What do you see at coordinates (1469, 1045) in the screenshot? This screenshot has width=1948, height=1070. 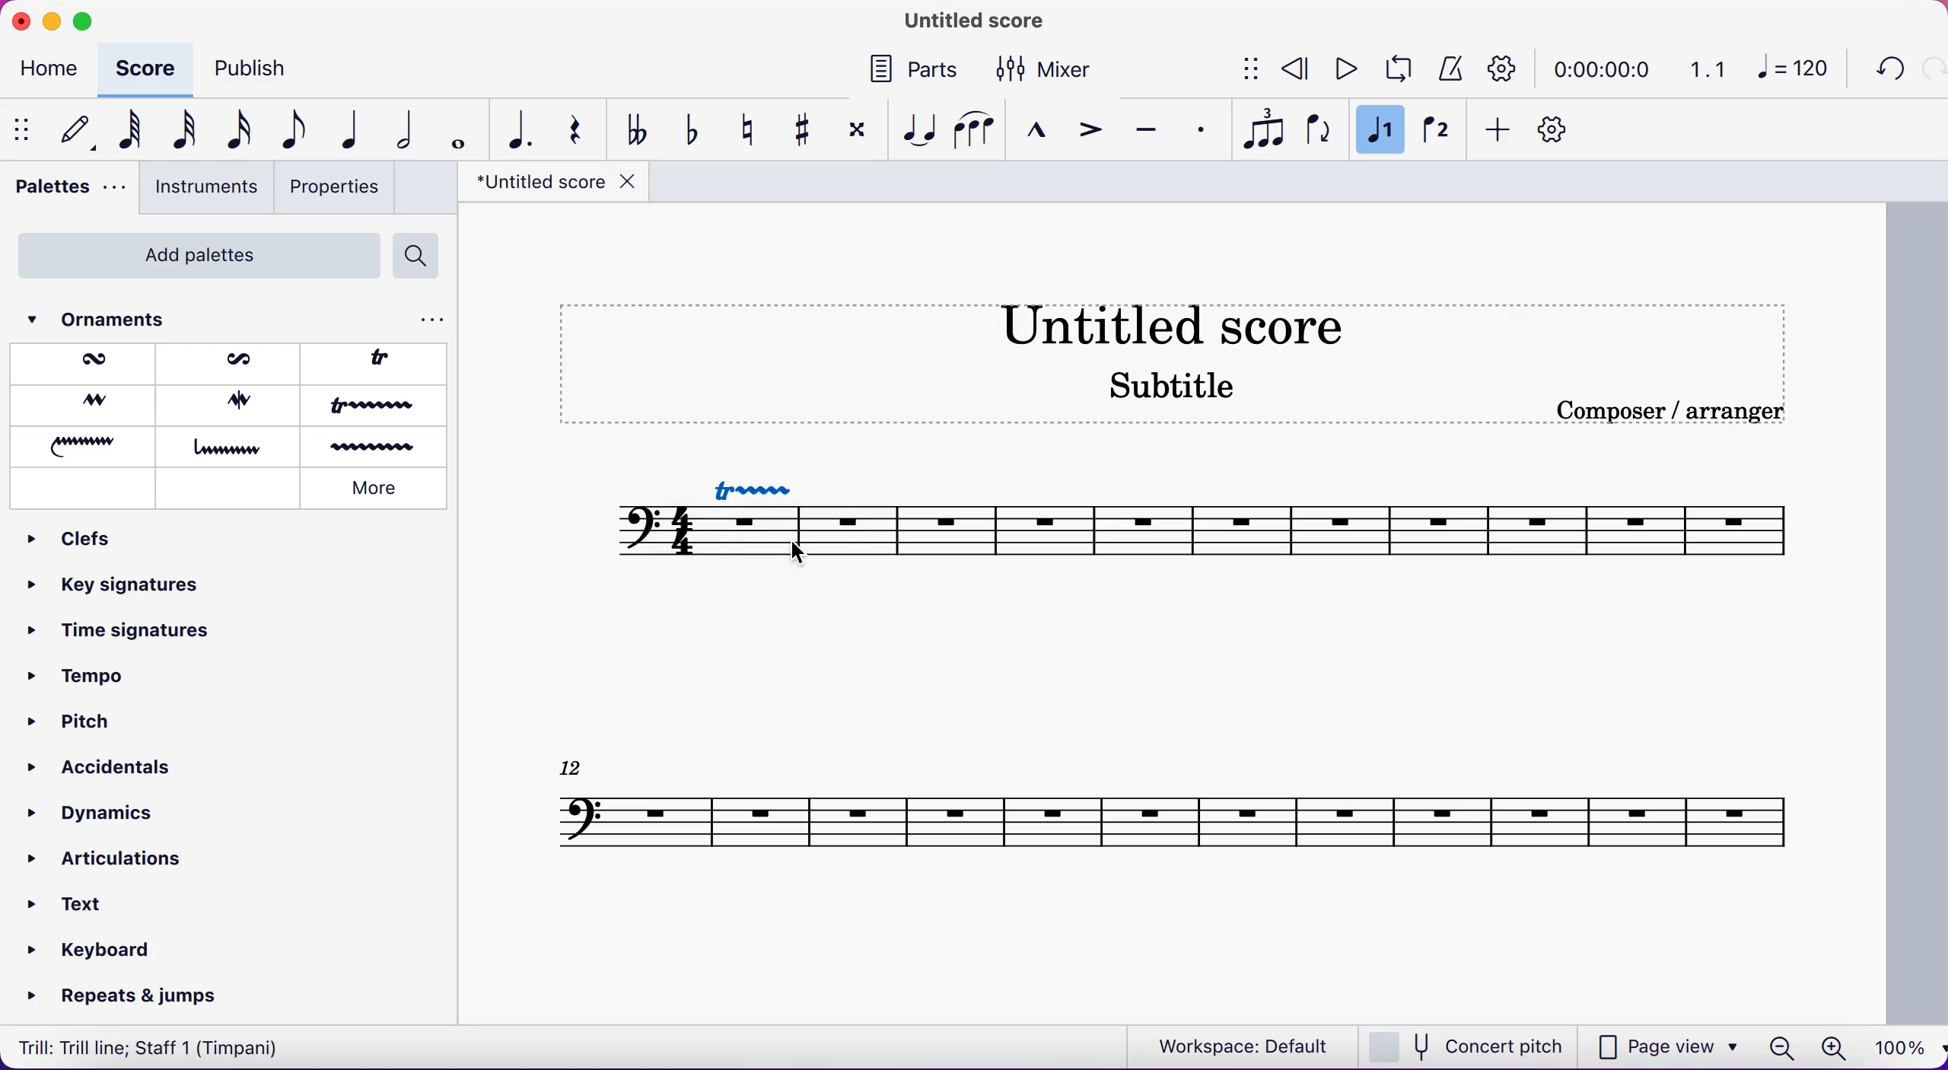 I see `concert pitch` at bounding box center [1469, 1045].